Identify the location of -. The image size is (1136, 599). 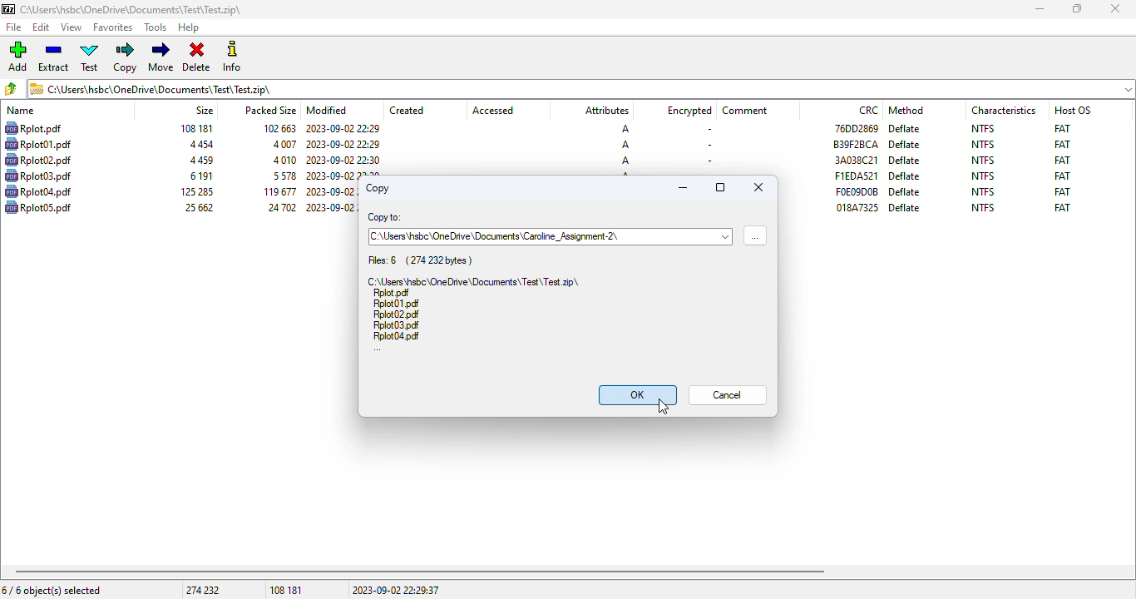
(707, 130).